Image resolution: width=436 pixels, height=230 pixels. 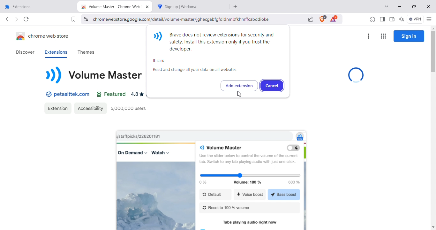 What do you see at coordinates (6, 19) in the screenshot?
I see `click to go back ` at bounding box center [6, 19].